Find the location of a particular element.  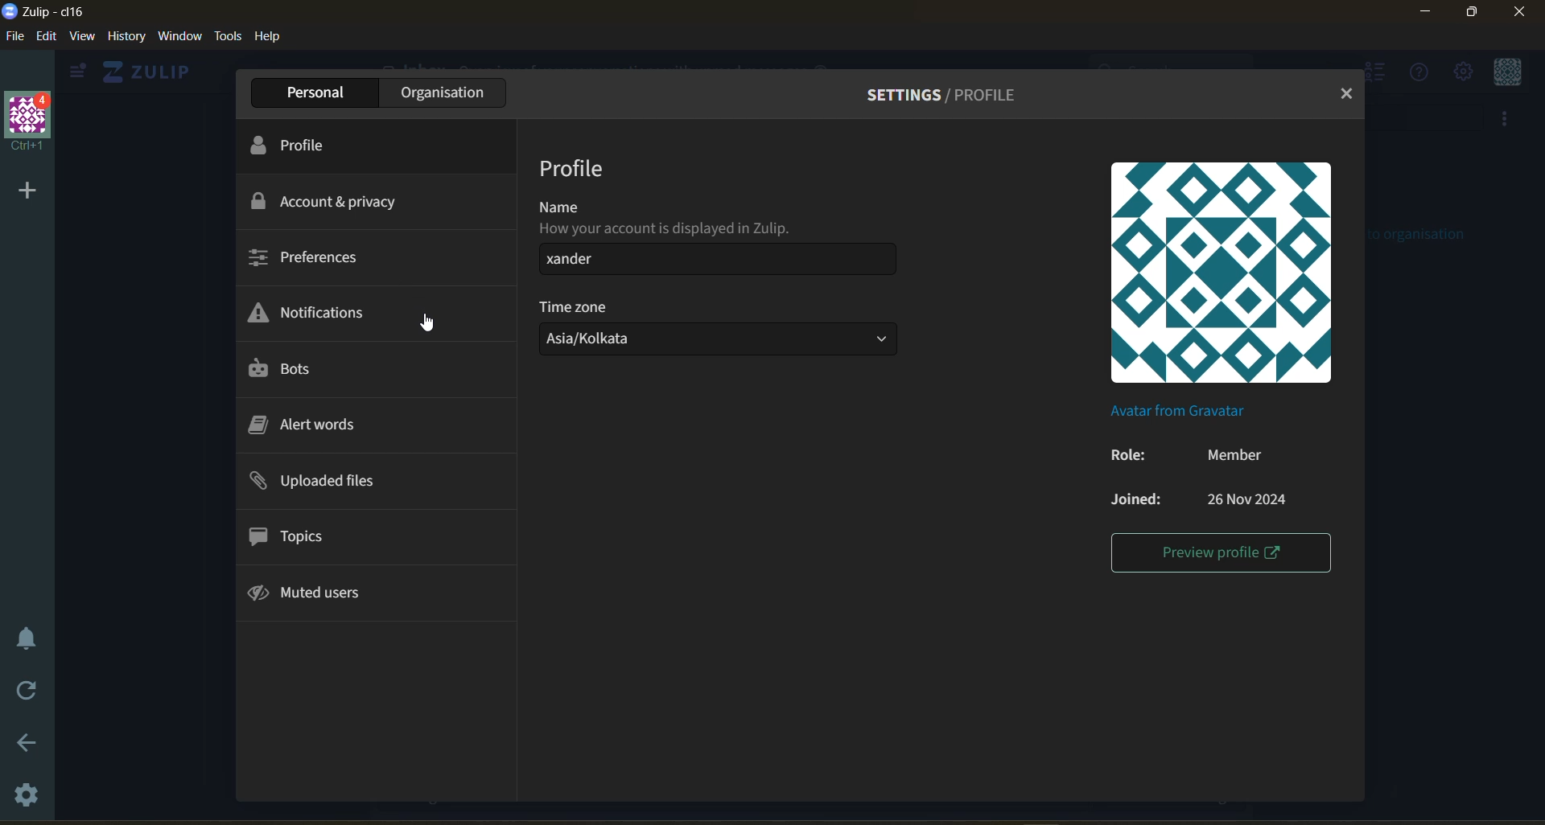

history is located at coordinates (126, 37).